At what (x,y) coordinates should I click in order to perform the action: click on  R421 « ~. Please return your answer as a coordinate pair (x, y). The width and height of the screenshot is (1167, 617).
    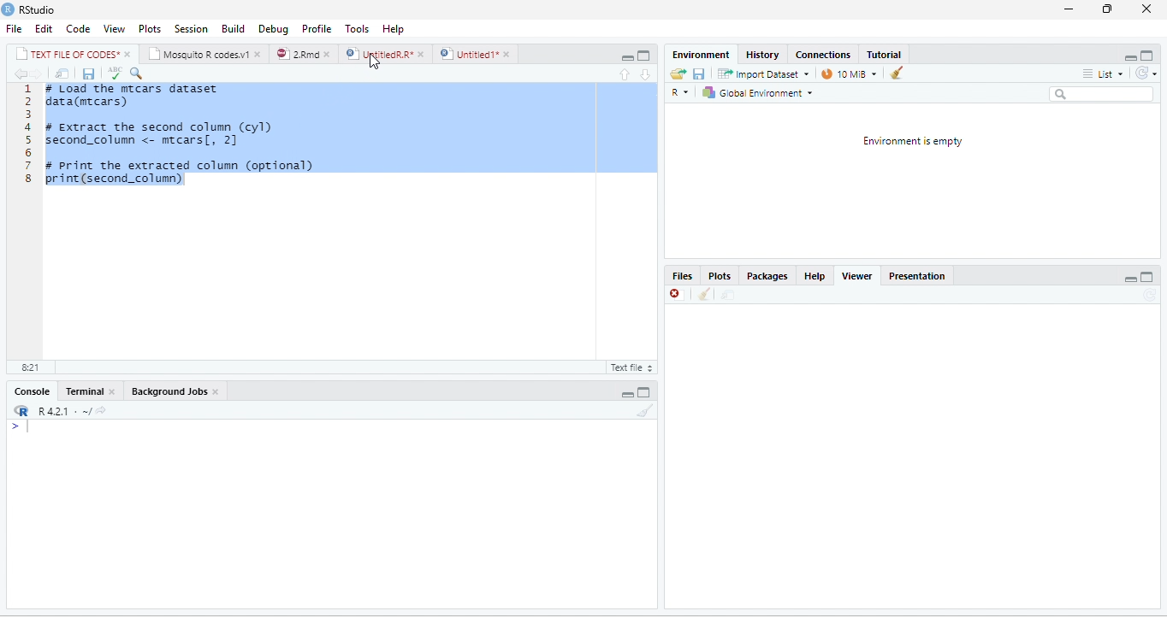
    Looking at the image, I should click on (56, 408).